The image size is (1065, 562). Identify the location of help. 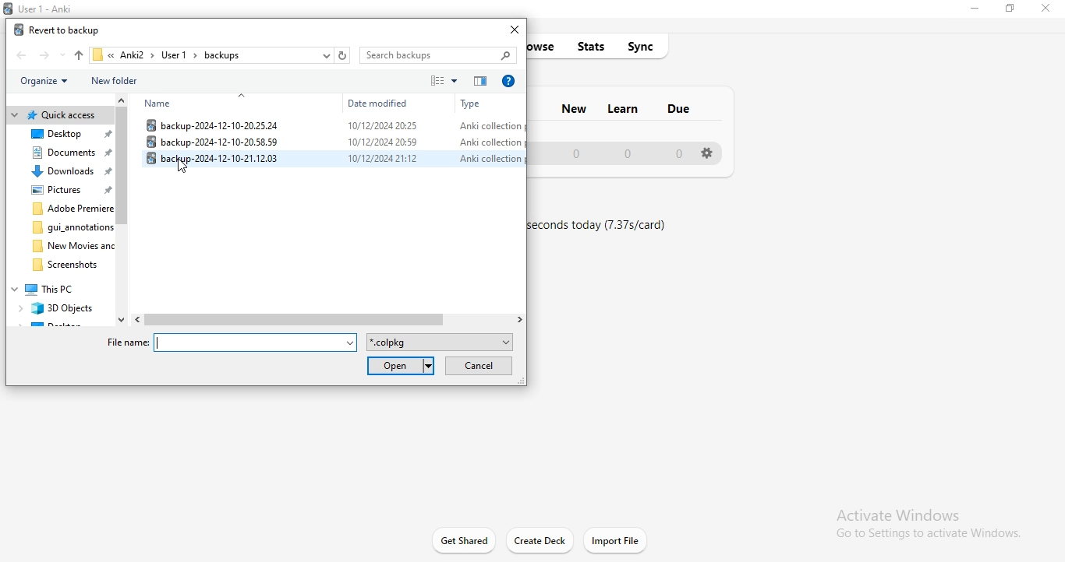
(508, 82).